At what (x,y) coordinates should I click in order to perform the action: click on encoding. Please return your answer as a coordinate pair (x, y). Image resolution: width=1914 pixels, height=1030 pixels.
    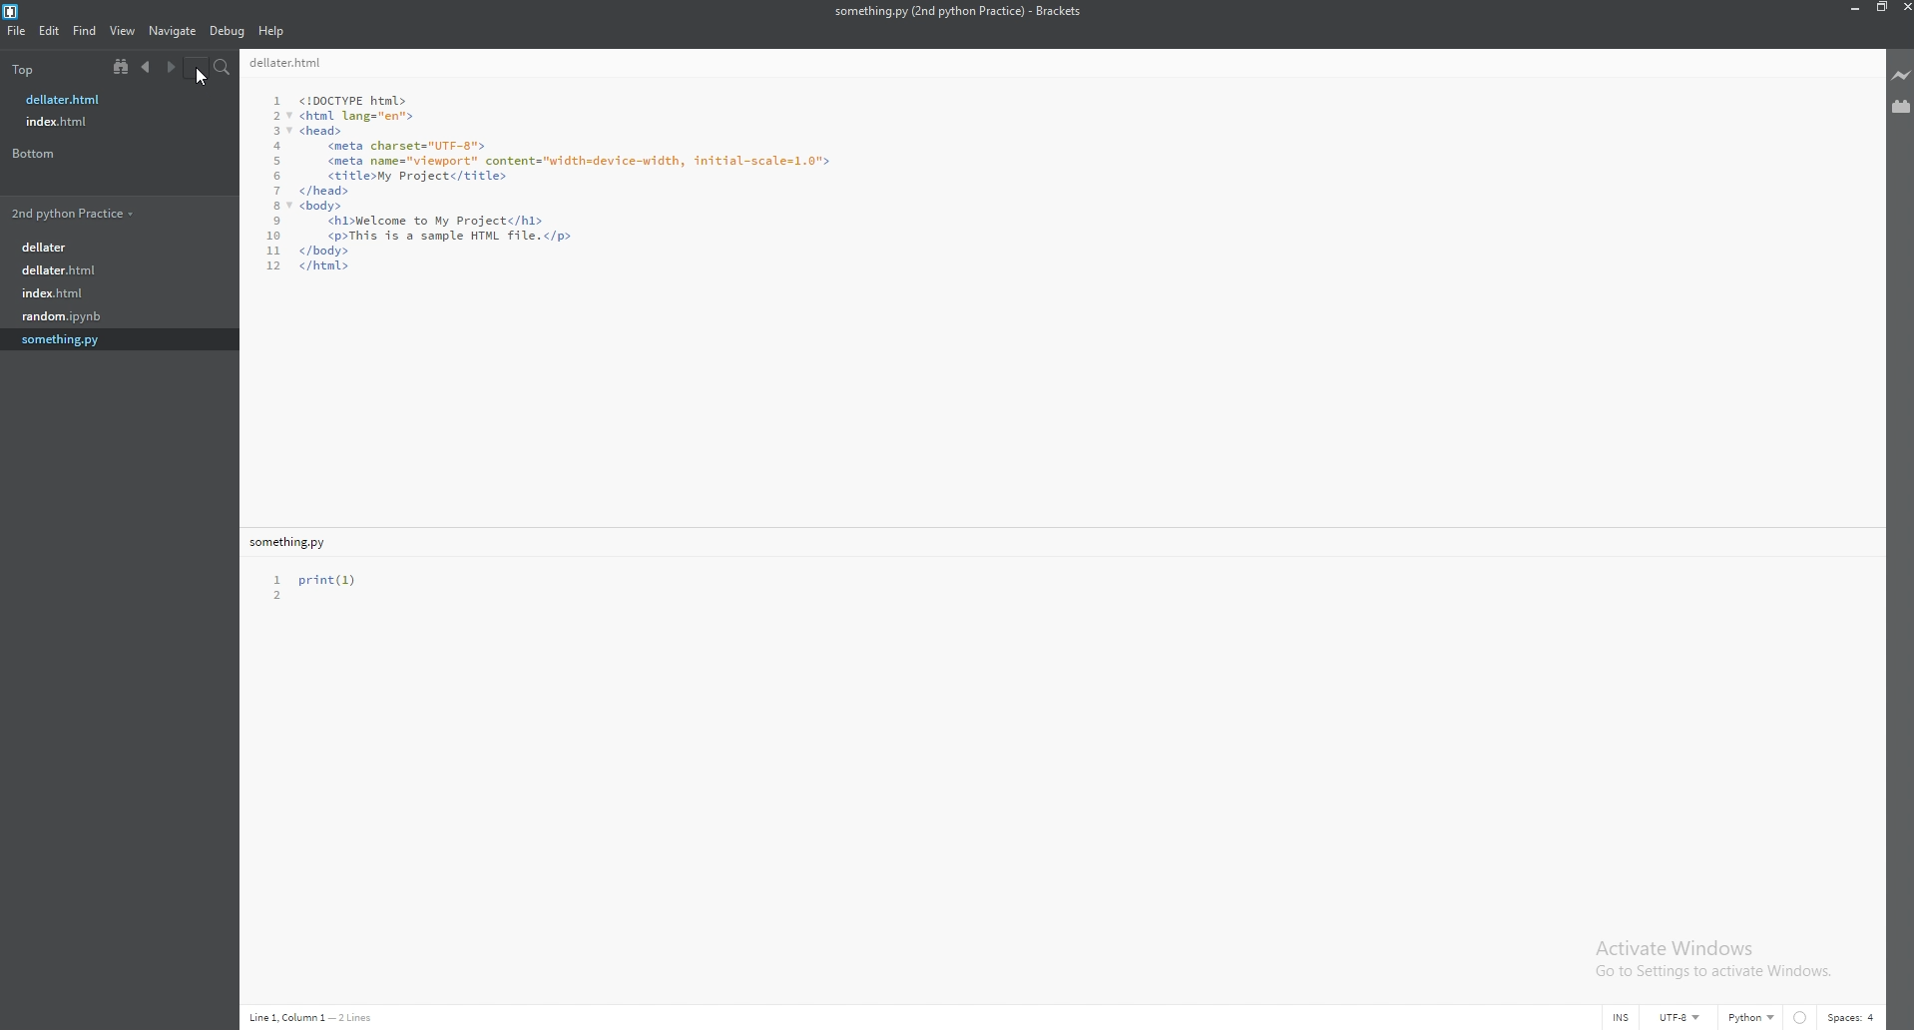
    Looking at the image, I should click on (1680, 1018).